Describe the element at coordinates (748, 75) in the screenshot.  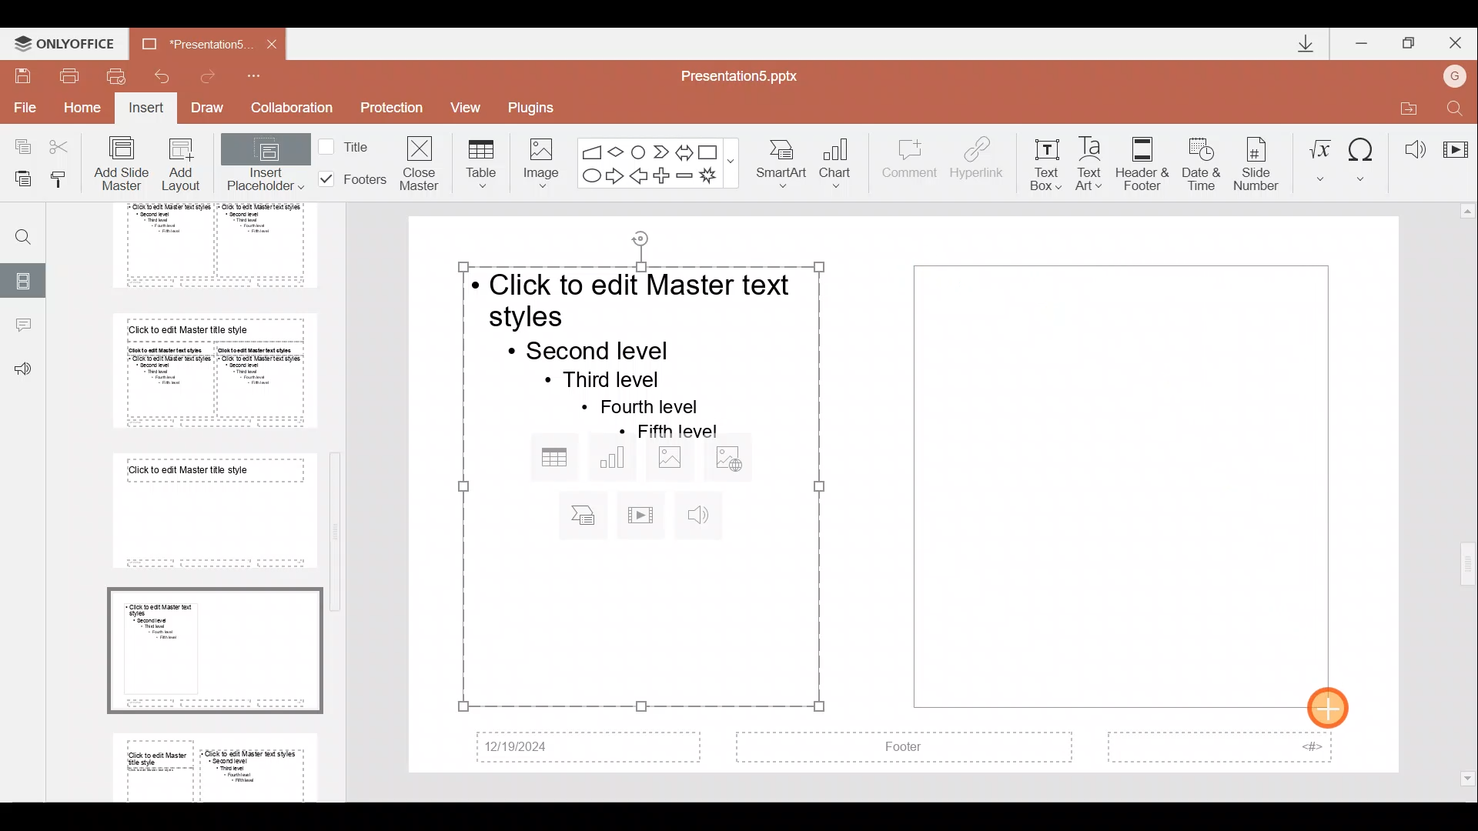
I see `Document name` at that location.